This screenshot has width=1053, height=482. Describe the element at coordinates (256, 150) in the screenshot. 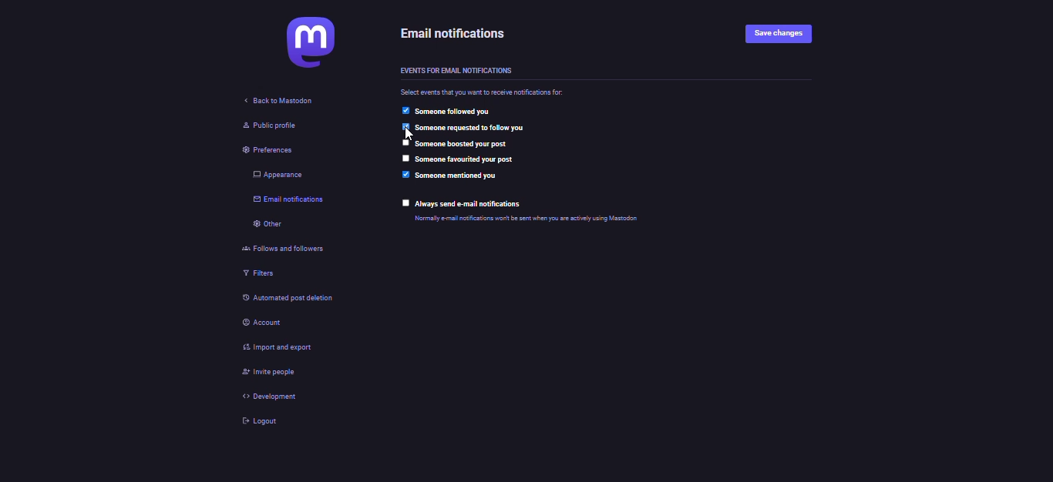

I see `preferences` at that location.